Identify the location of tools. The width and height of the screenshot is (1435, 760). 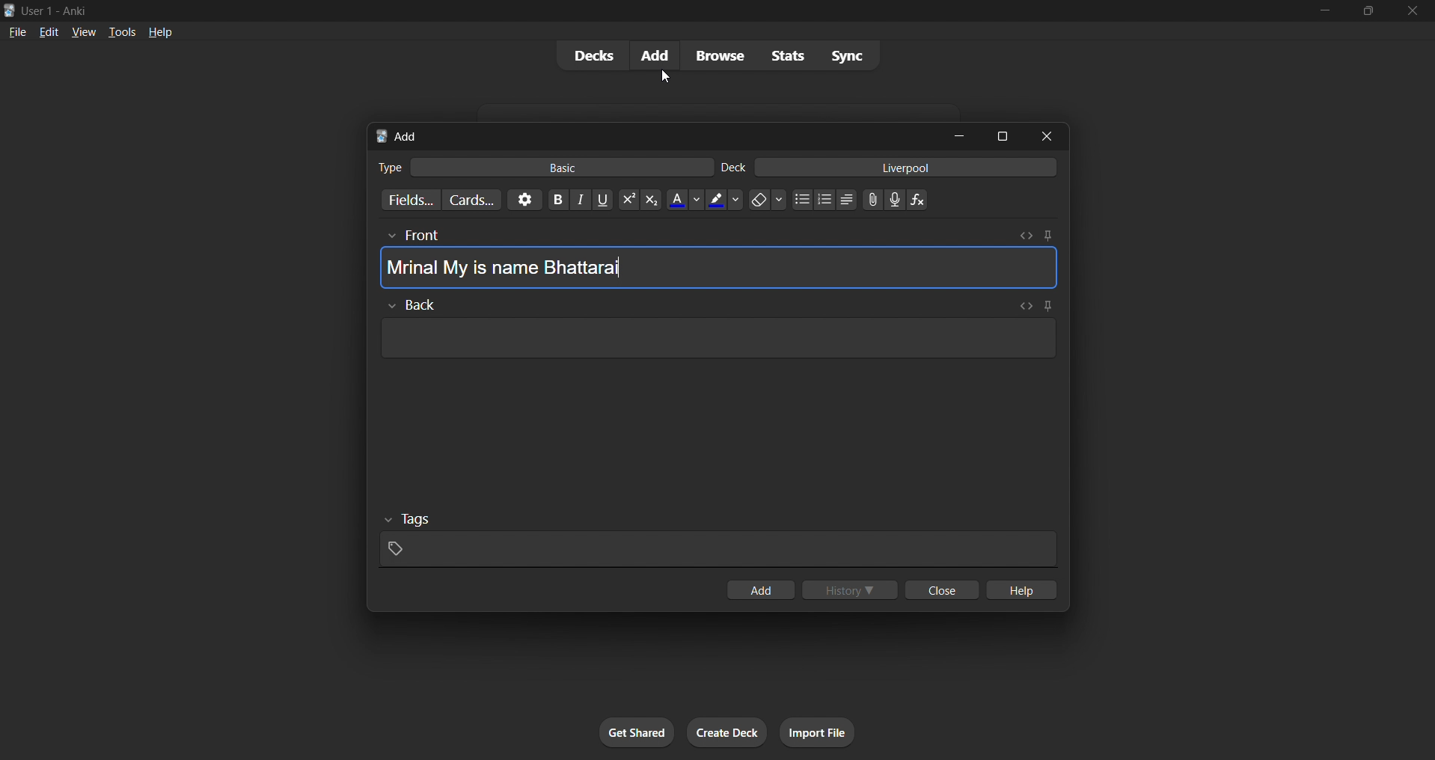
(122, 31).